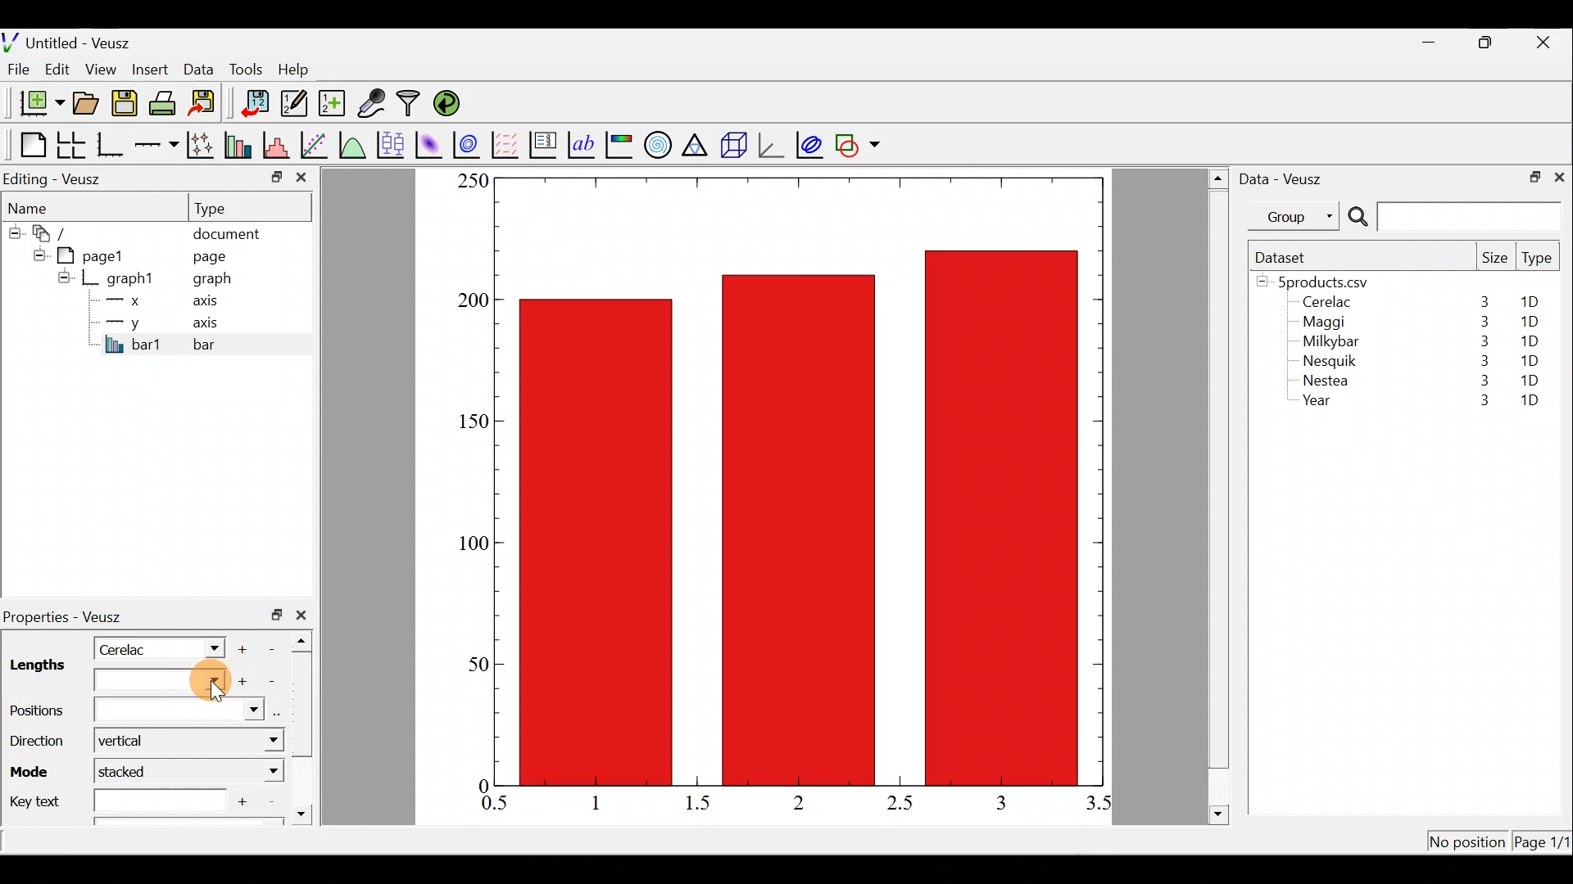  What do you see at coordinates (225, 207) in the screenshot?
I see `Type` at bounding box center [225, 207].